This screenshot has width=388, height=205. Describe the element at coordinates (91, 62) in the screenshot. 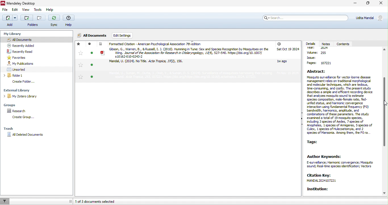

I see `read/unread` at that location.